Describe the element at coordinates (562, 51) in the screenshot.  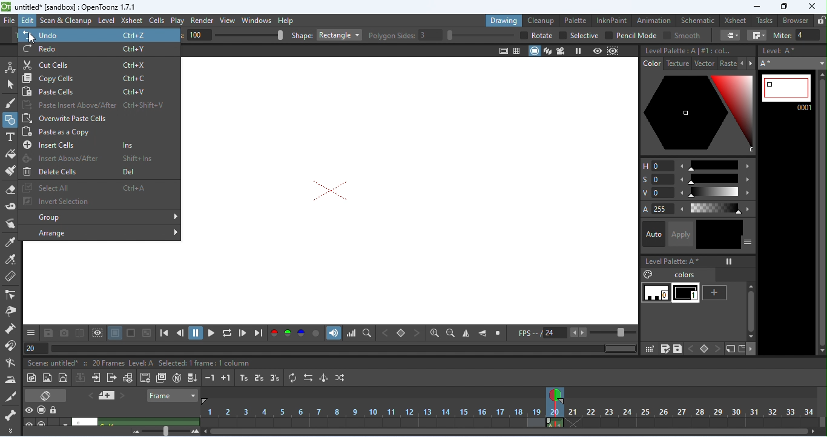
I see `camera view` at that location.